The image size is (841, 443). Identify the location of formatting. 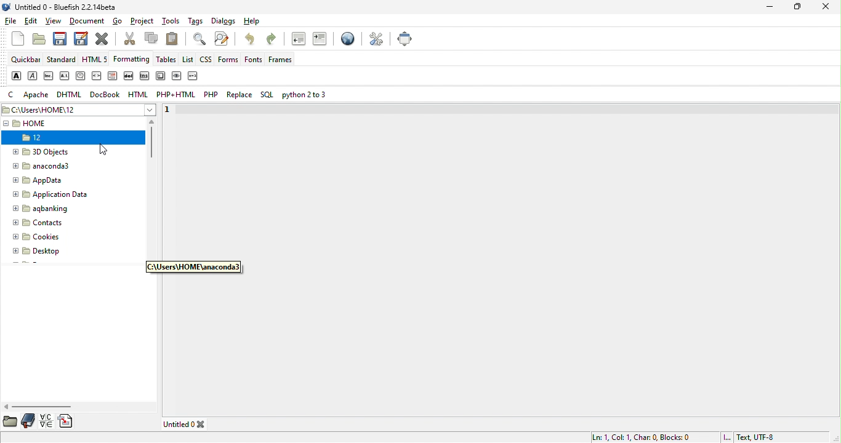
(131, 59).